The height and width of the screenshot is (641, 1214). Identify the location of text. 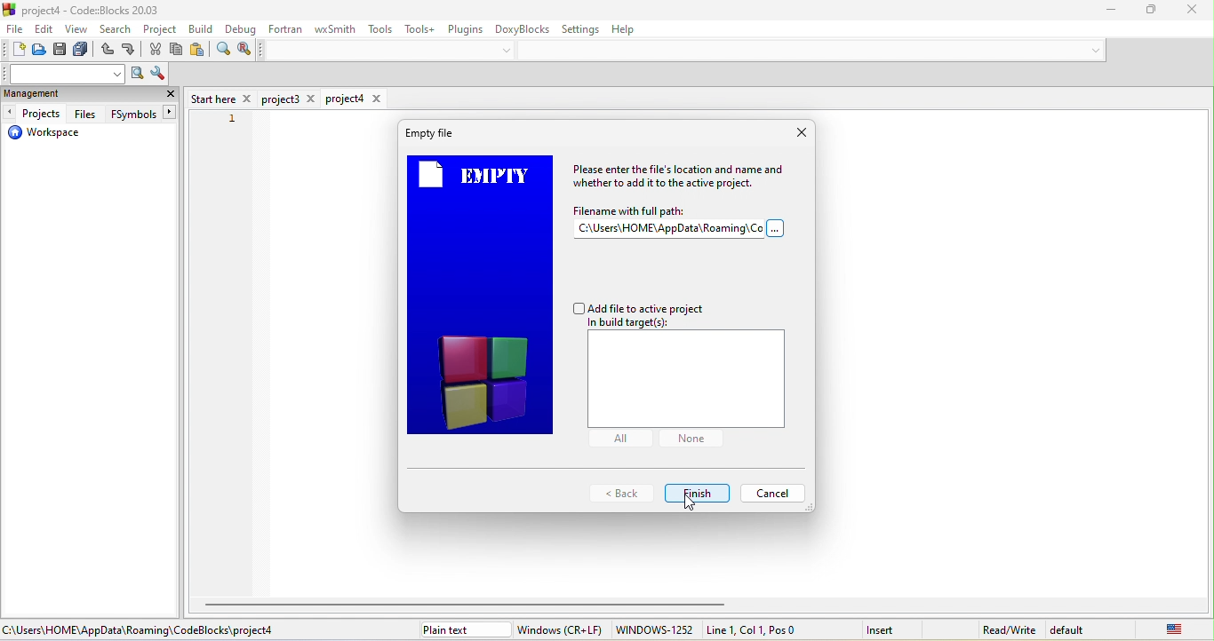
(683, 177).